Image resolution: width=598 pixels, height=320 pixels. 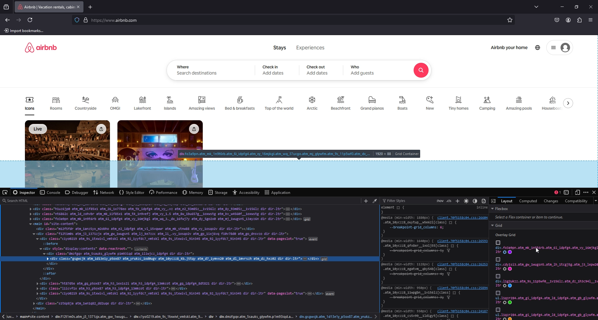 I want to click on boats, so click(x=404, y=103).